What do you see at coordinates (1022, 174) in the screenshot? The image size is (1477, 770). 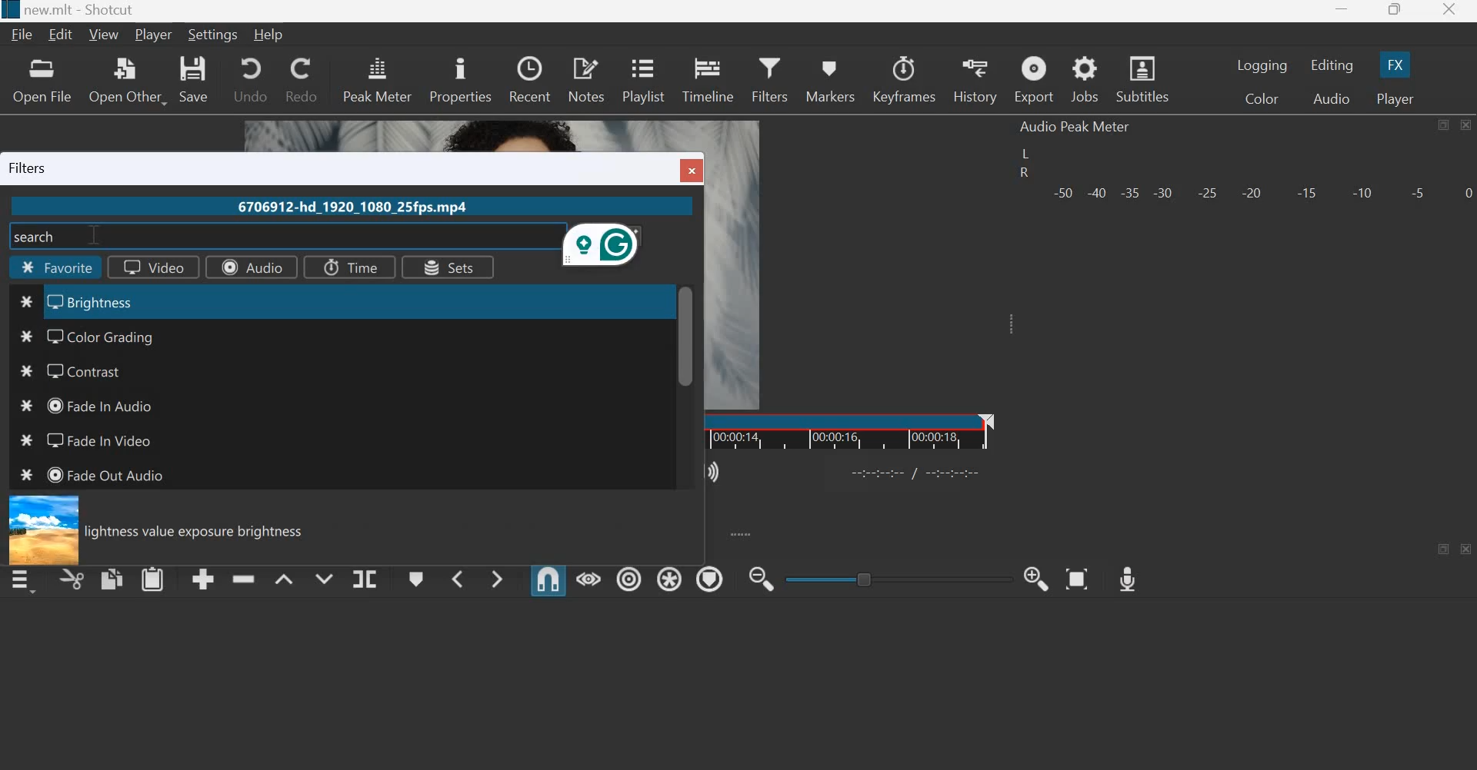 I see `R` at bounding box center [1022, 174].